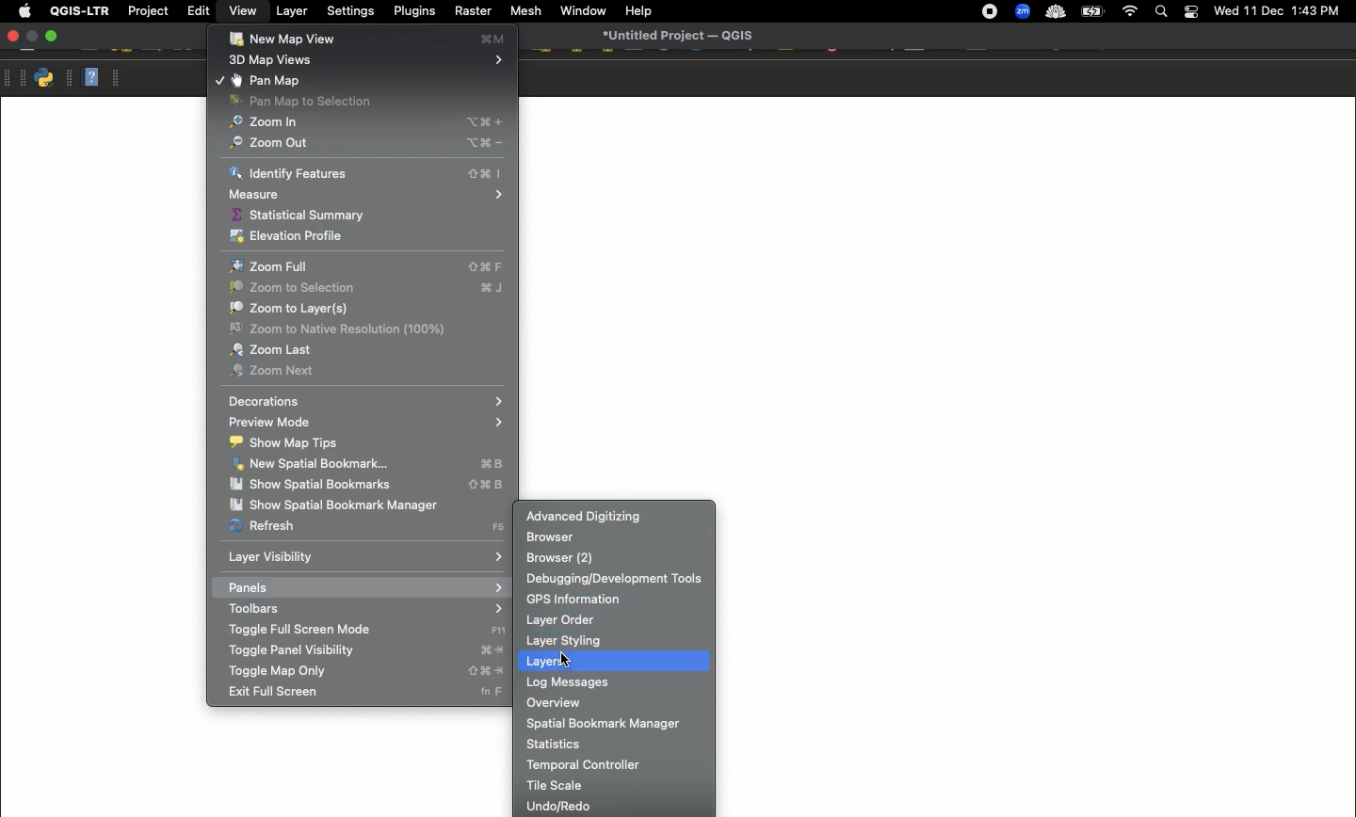  Describe the element at coordinates (990, 12) in the screenshot. I see `Recording` at that location.